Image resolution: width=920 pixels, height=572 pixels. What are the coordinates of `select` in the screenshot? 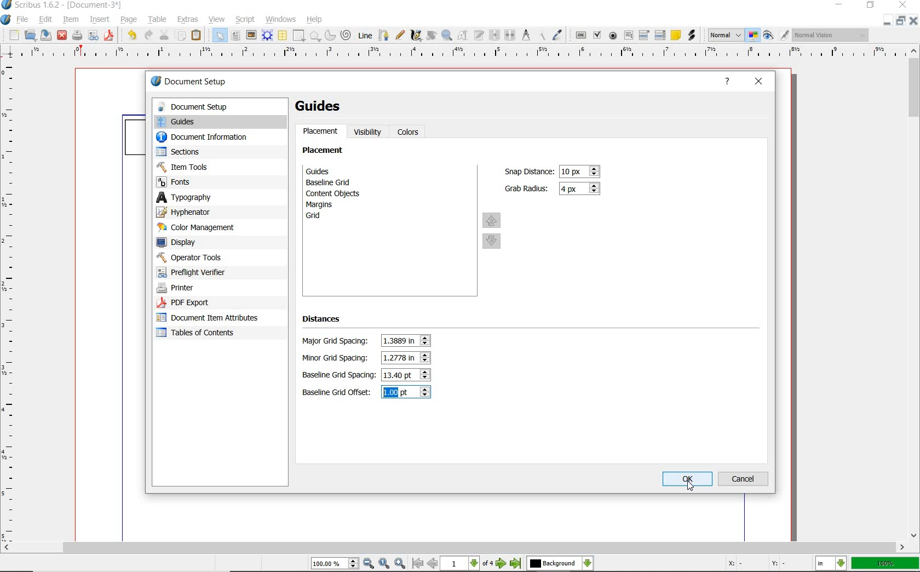 It's located at (221, 37).